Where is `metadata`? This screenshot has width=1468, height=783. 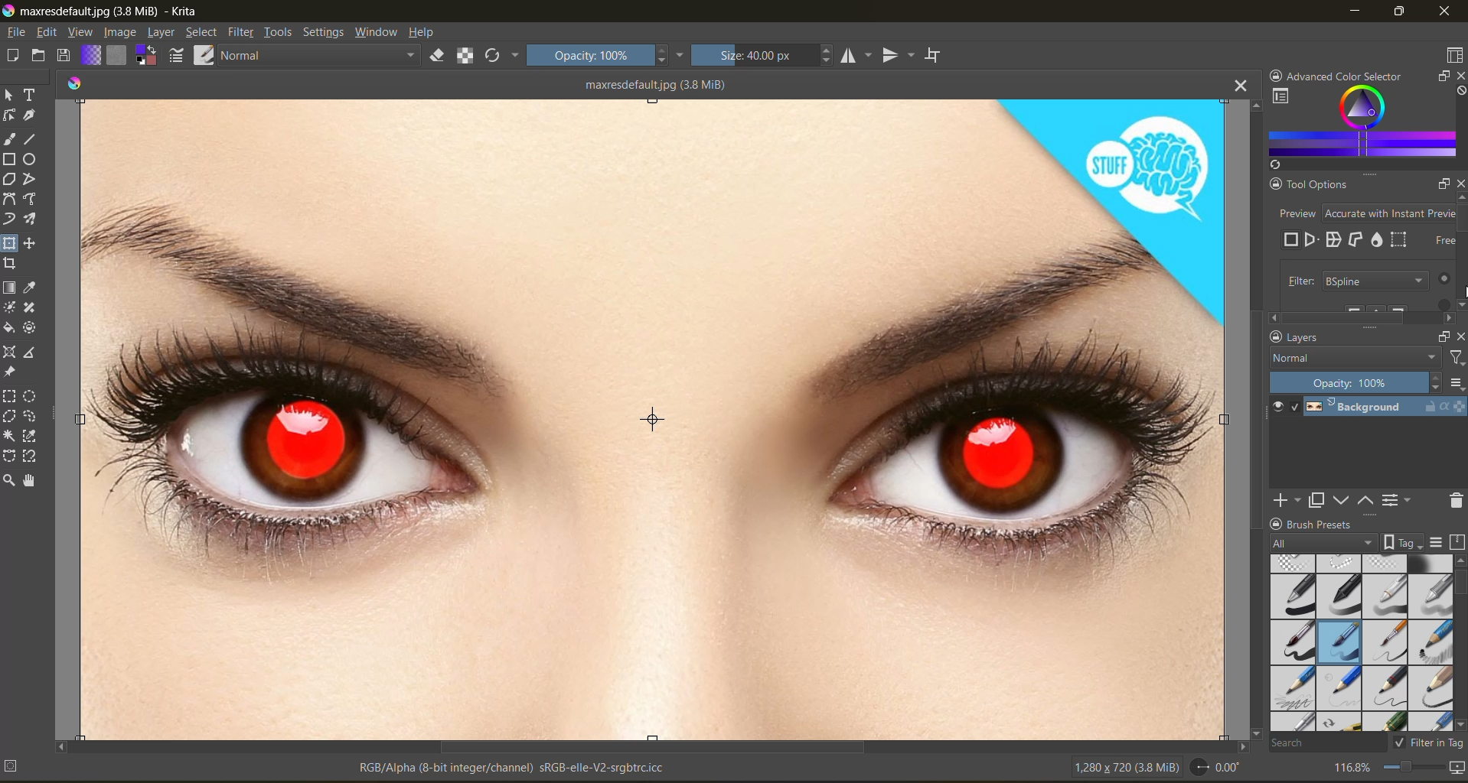
metadata is located at coordinates (338, 769).